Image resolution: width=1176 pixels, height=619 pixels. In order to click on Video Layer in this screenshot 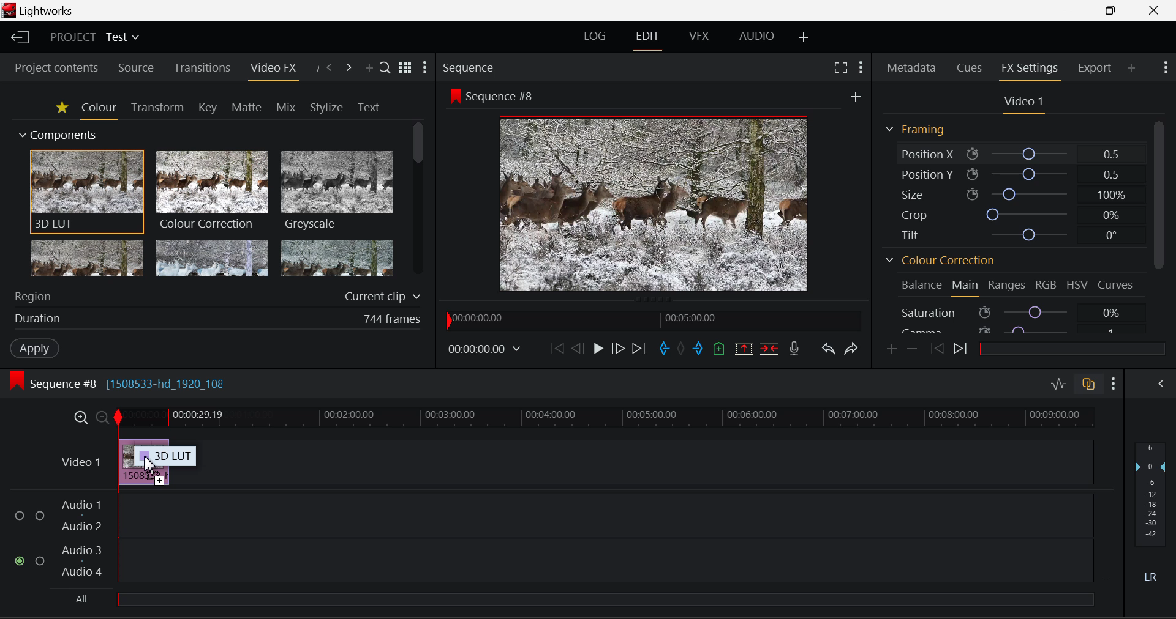, I will do `click(80, 462)`.